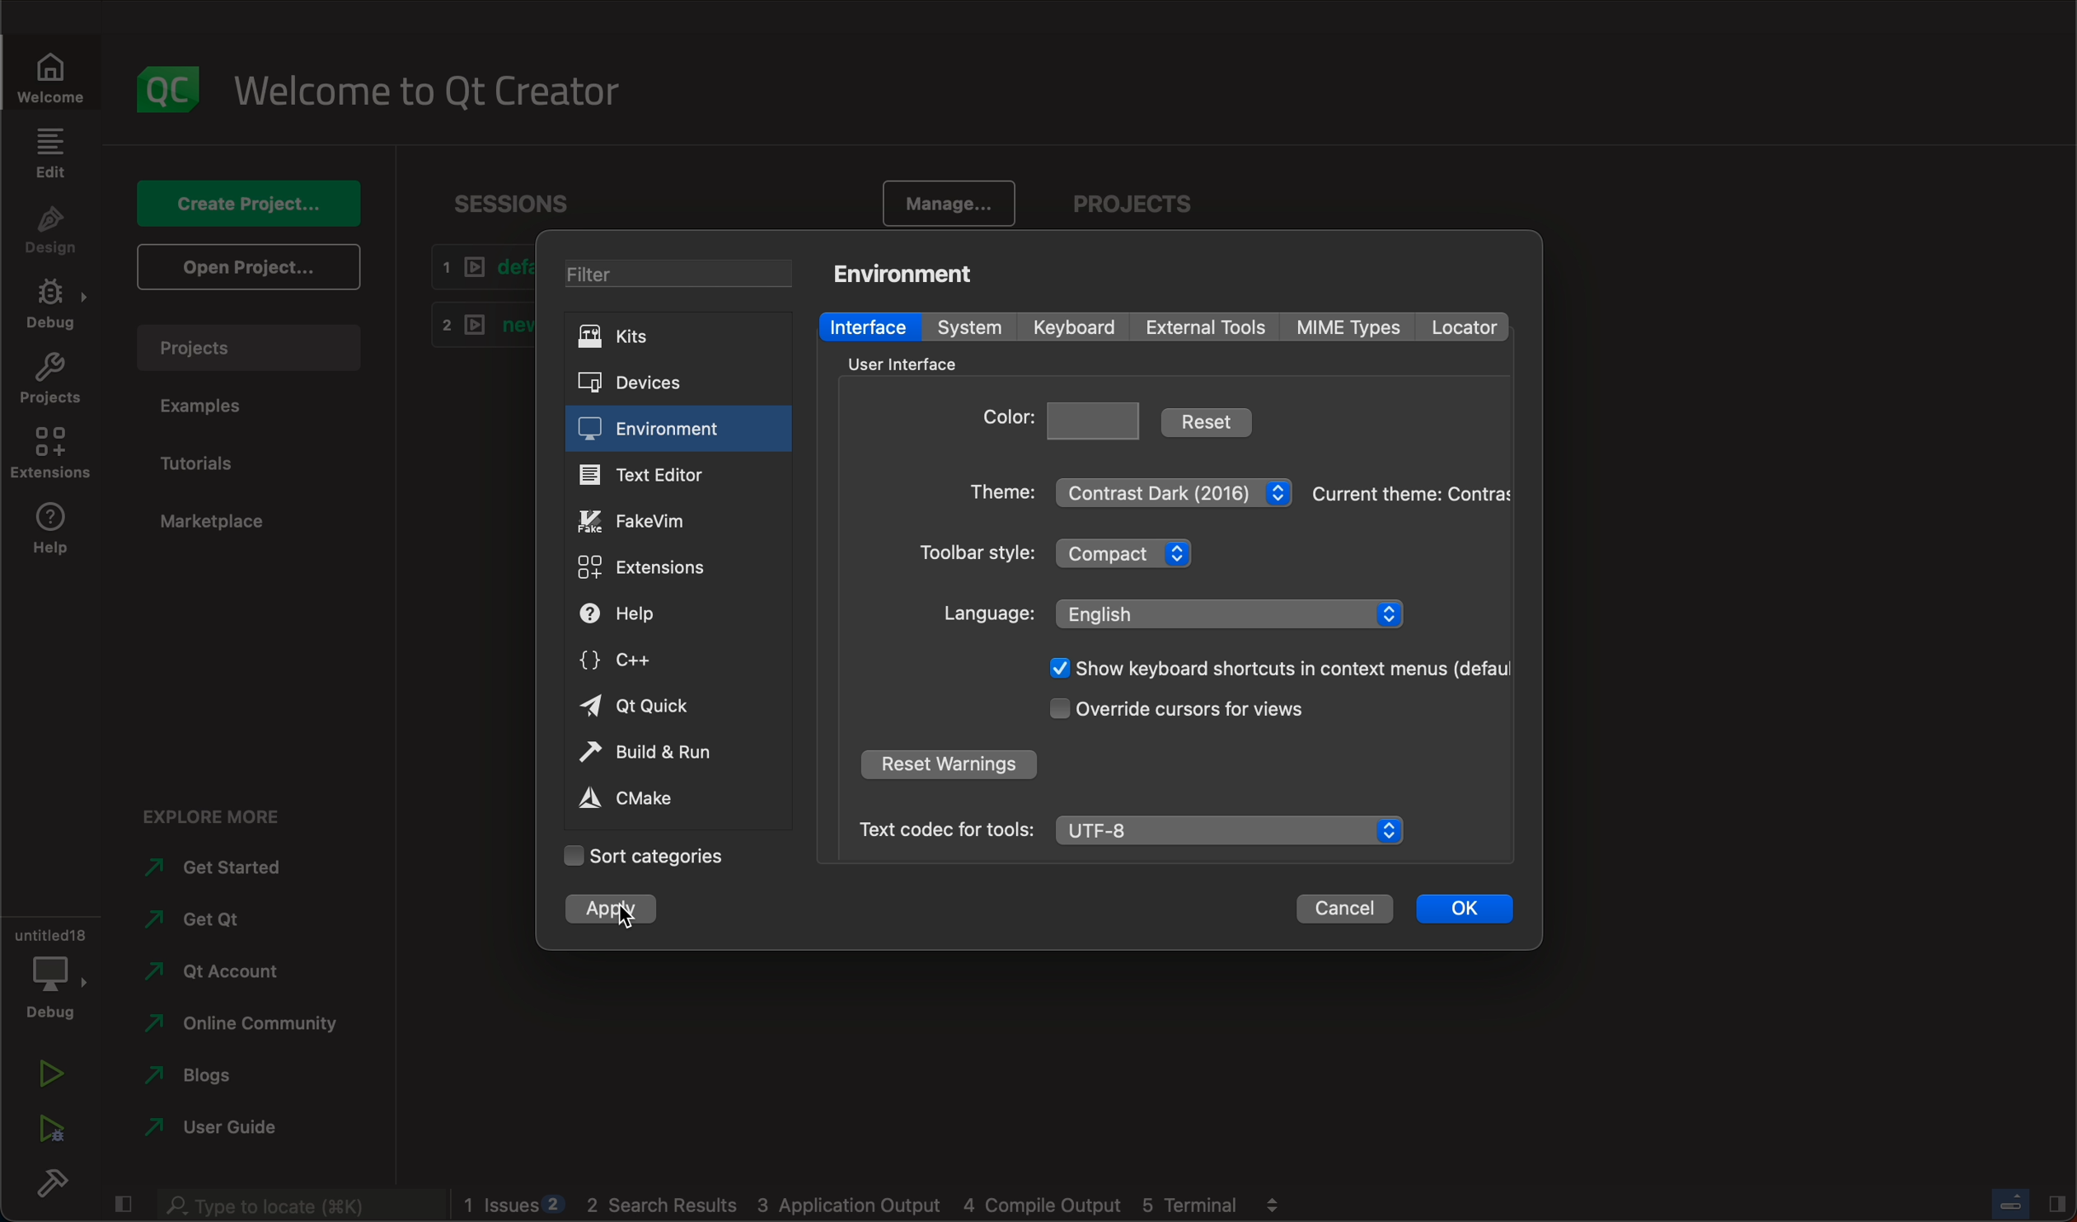  I want to click on devices, so click(671, 384).